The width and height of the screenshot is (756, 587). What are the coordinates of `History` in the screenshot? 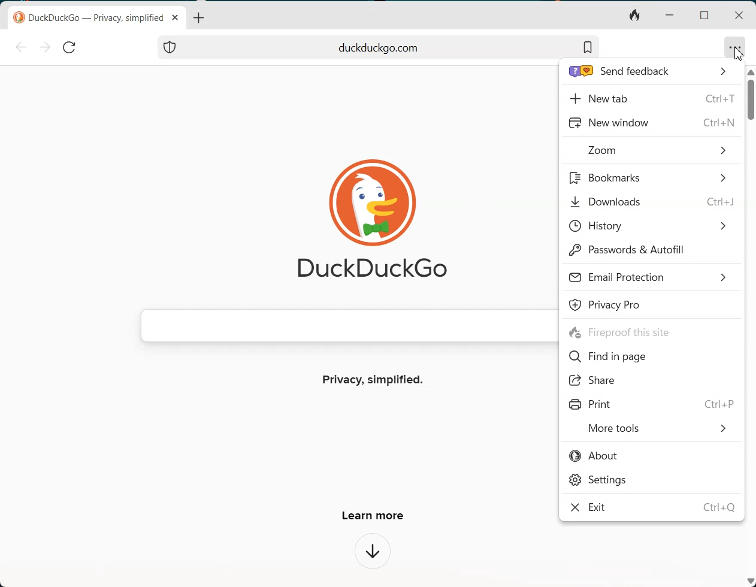 It's located at (650, 226).